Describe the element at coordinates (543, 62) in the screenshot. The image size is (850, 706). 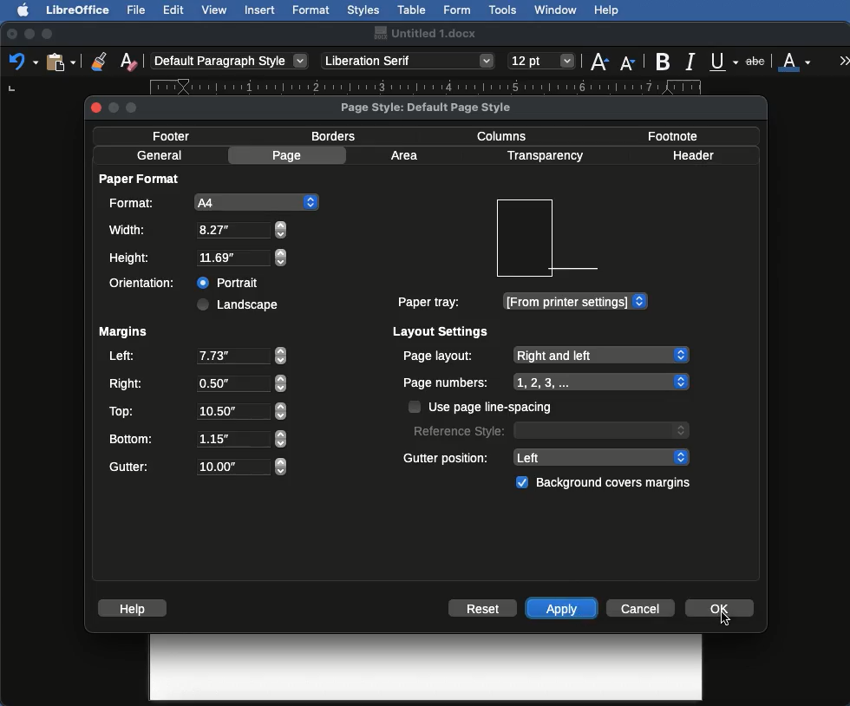
I see `Size` at that location.